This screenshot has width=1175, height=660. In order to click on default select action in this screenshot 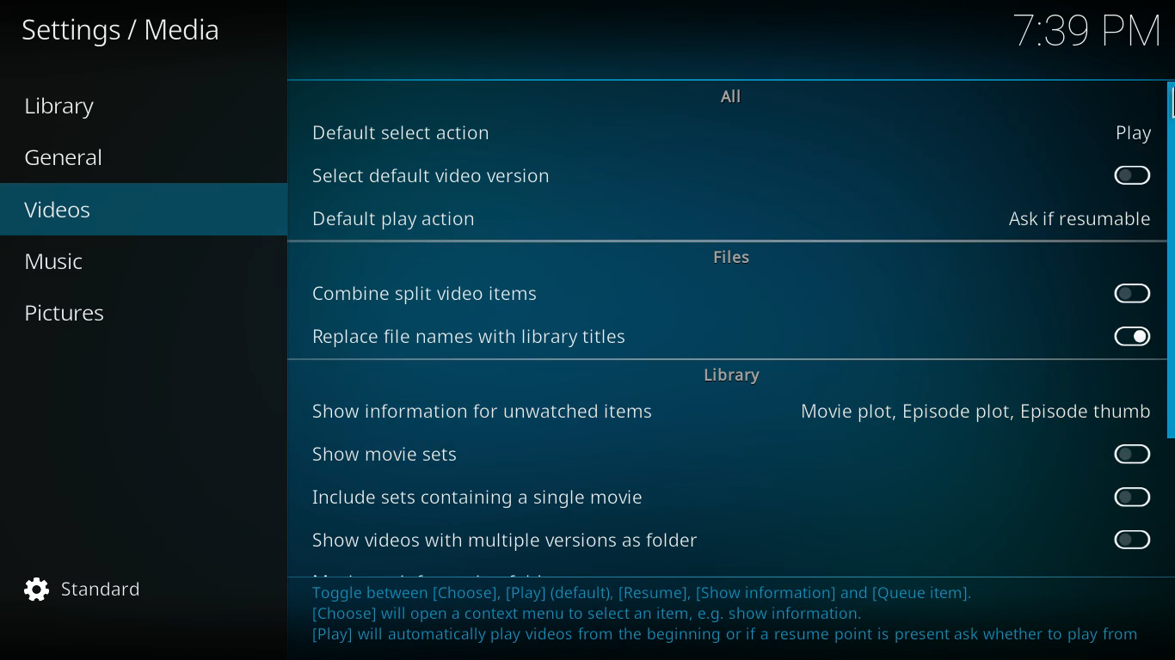, I will do `click(420, 130)`.